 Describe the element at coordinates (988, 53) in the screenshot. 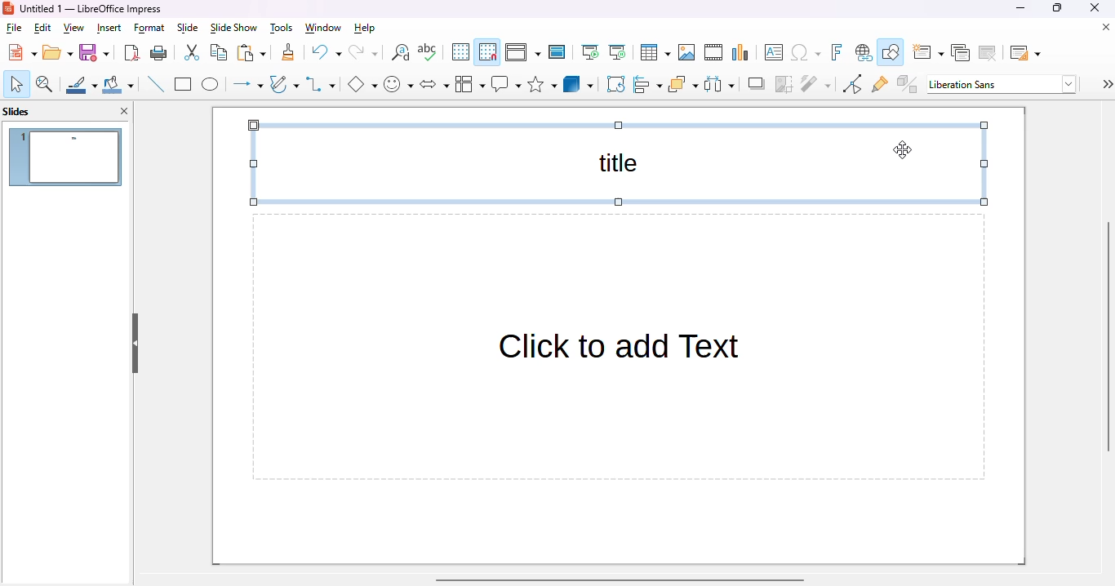

I see `delete slide` at that location.